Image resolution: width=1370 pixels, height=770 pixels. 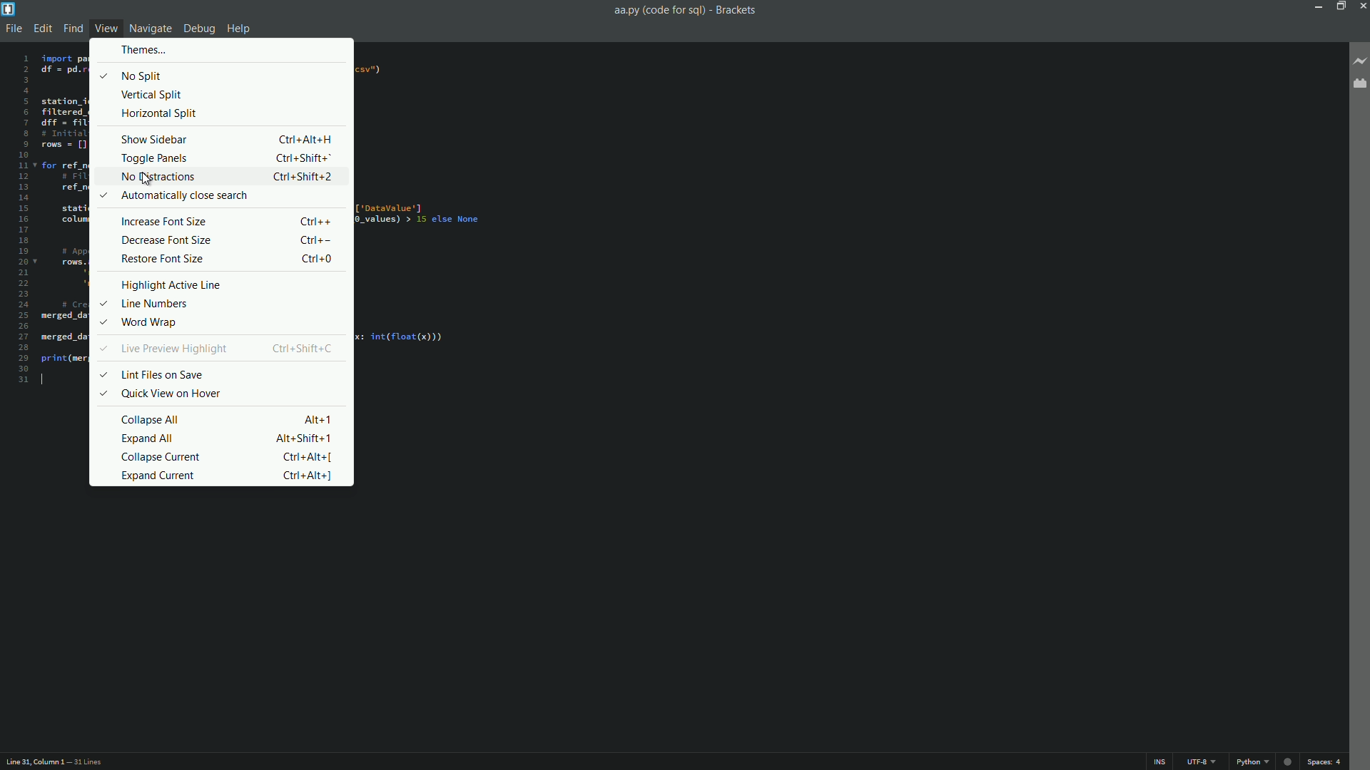 I want to click on word wrap, so click(x=228, y=322).